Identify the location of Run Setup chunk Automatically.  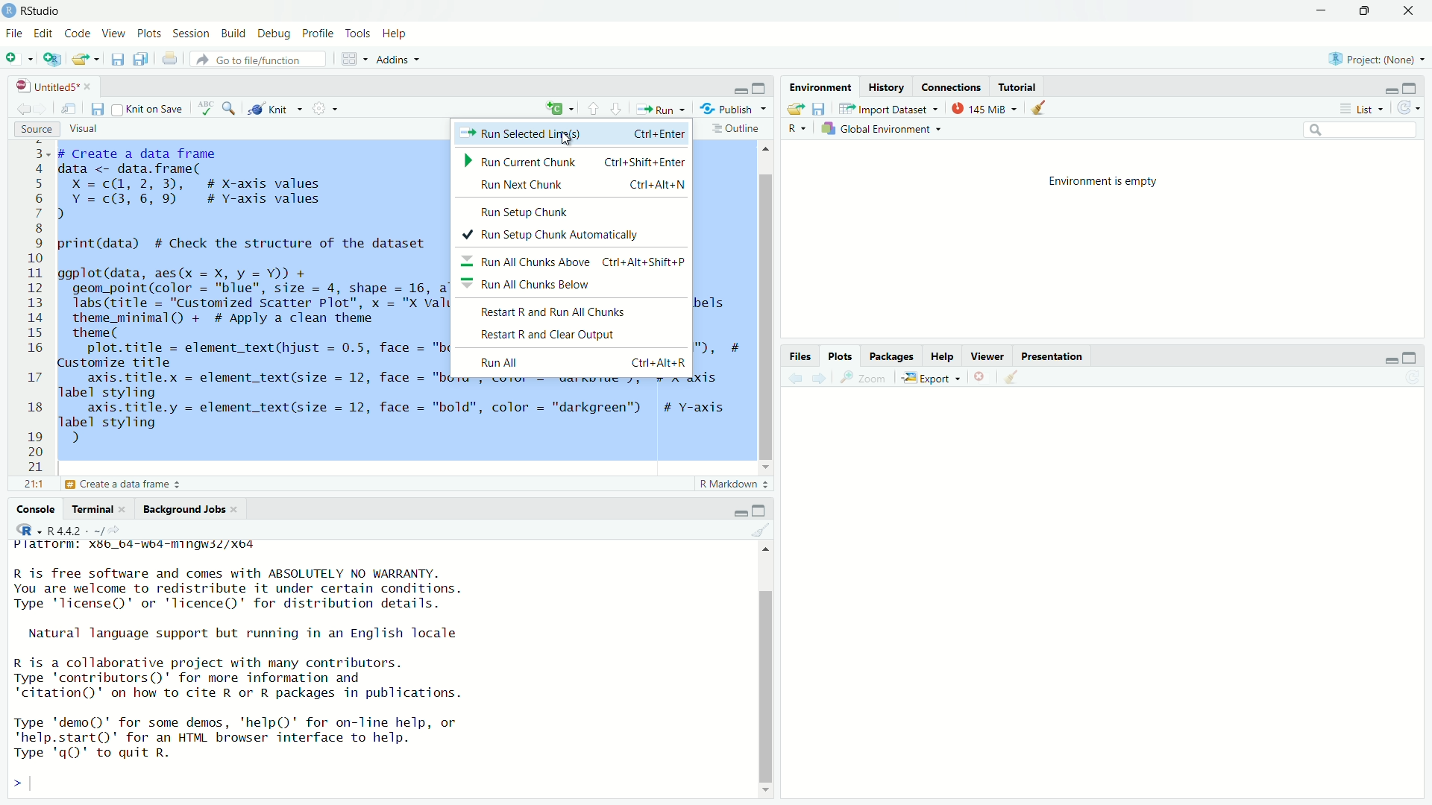
(552, 233).